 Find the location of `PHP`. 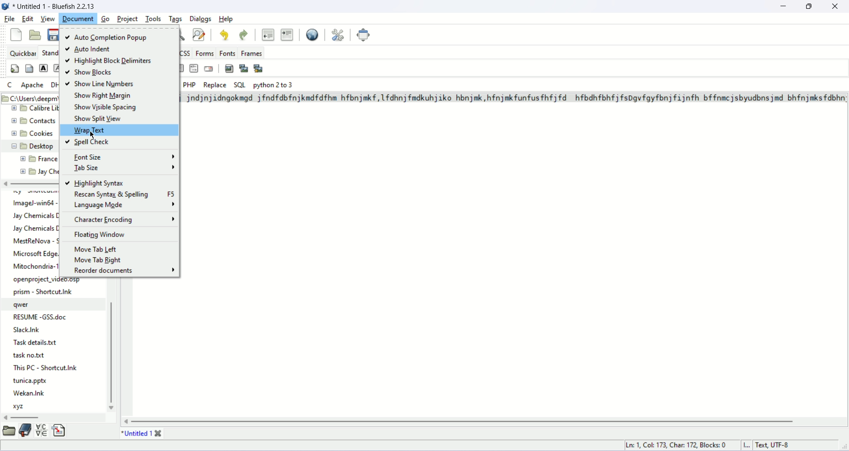

PHP is located at coordinates (190, 85).